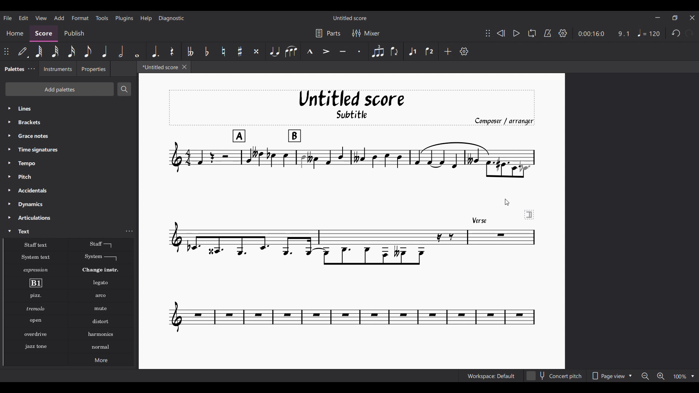 The image size is (699, 393). Describe the element at coordinates (36, 308) in the screenshot. I see `Tremolo` at that location.